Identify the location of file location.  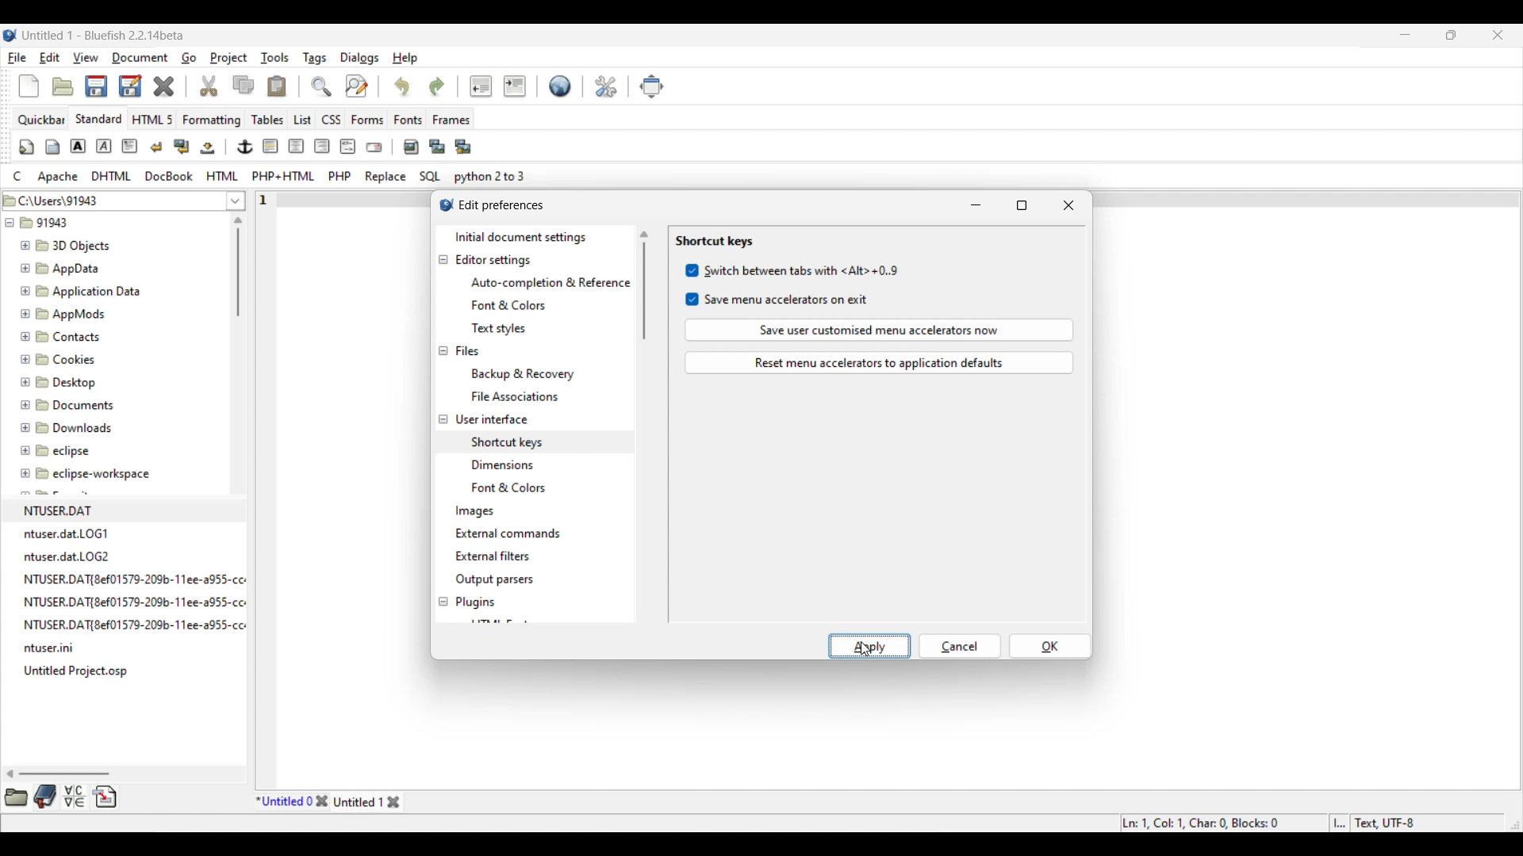
(65, 198).